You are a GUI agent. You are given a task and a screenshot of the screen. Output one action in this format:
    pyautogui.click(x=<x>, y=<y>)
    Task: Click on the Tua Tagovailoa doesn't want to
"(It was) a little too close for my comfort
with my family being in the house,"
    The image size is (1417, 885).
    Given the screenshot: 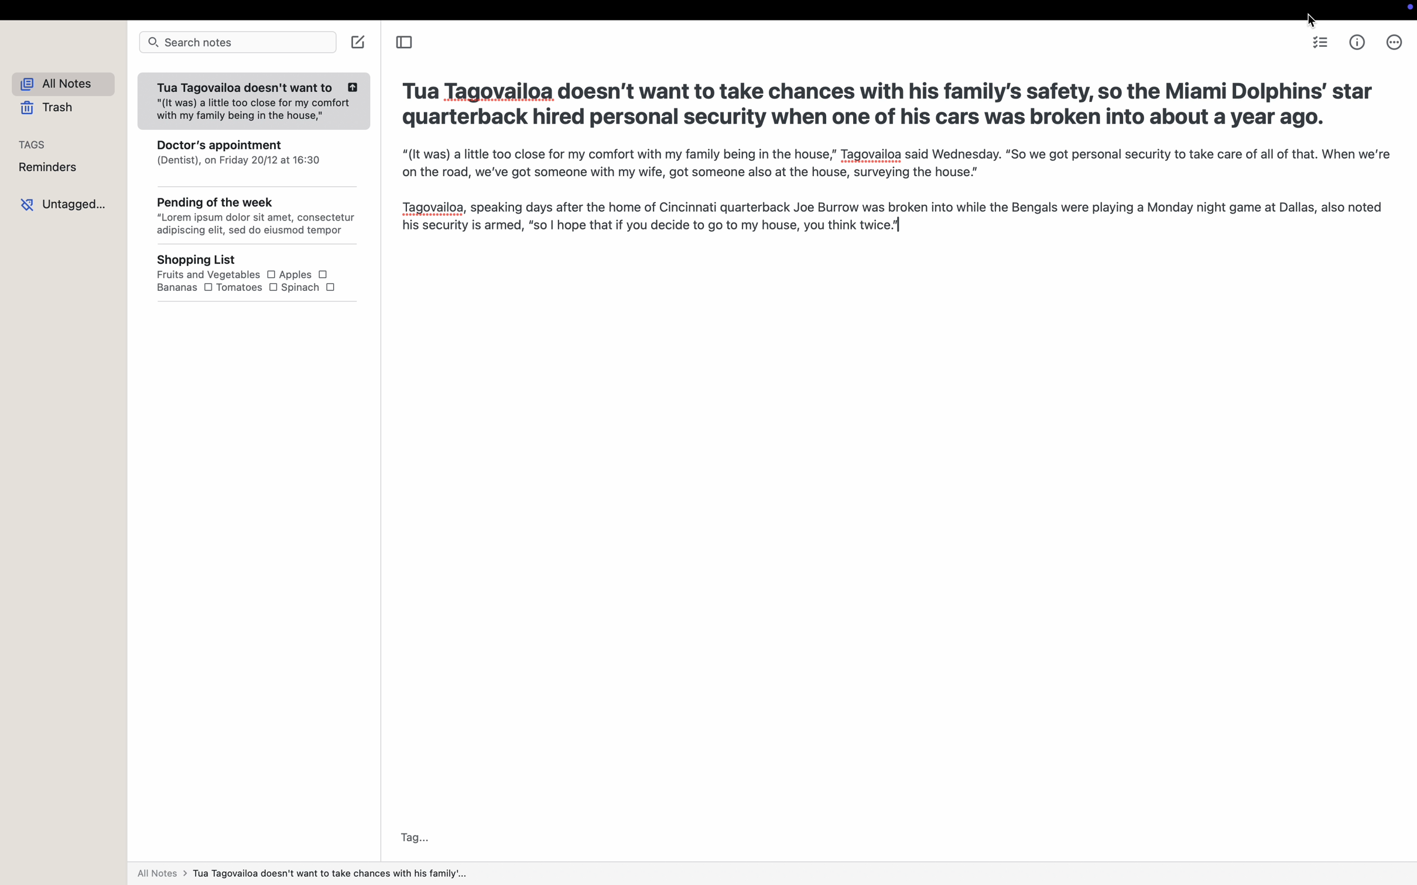 What is the action you would take?
    pyautogui.click(x=252, y=102)
    